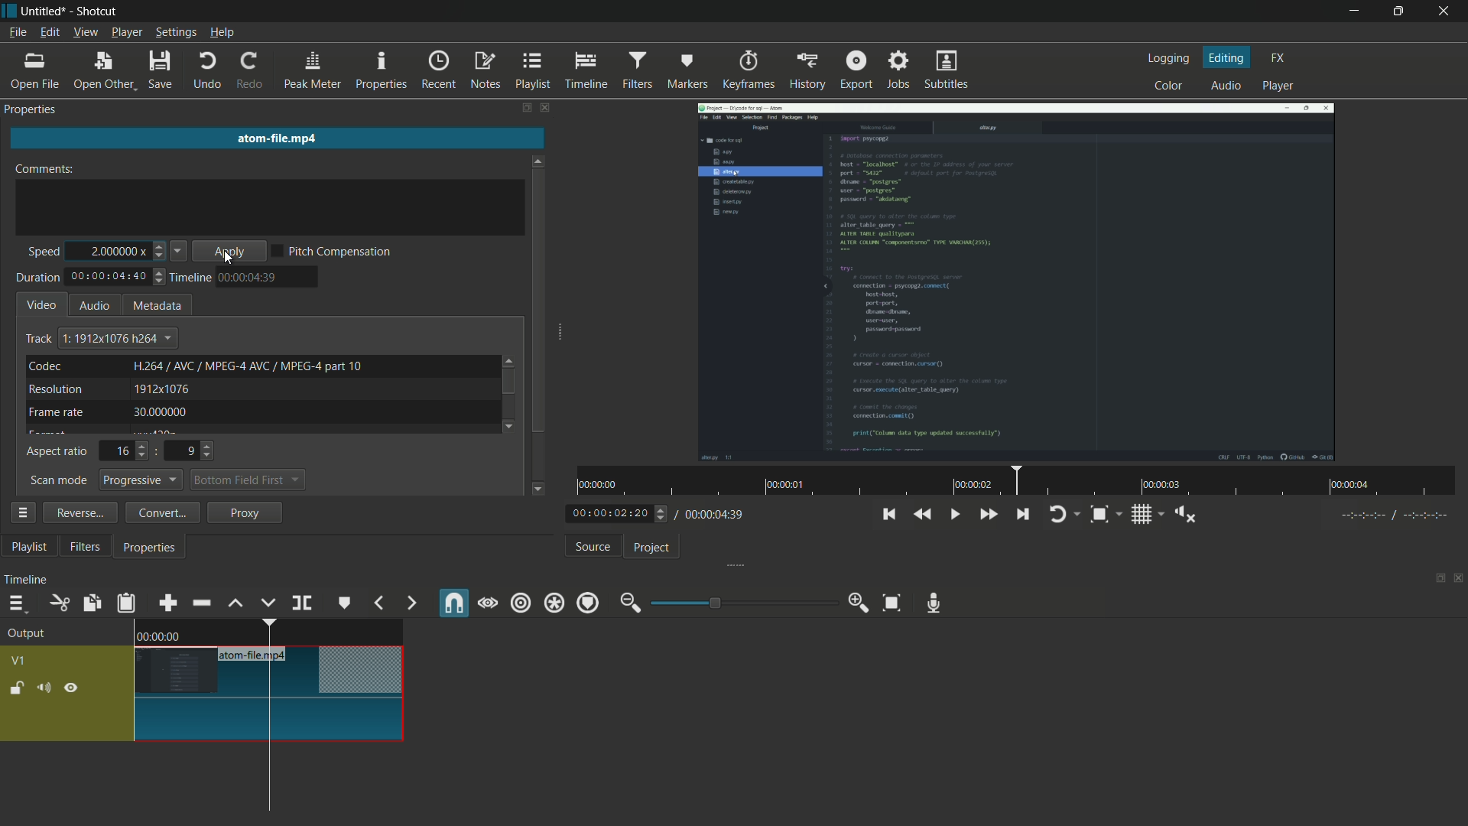 This screenshot has width=1468, height=826. I want to click on cursor, so click(229, 260).